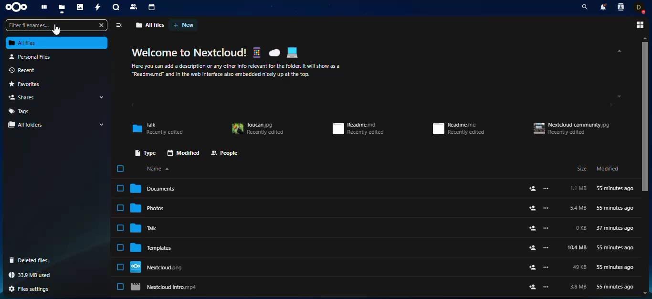 The width and height of the screenshot is (652, 299). What do you see at coordinates (134, 7) in the screenshot?
I see `contact` at bounding box center [134, 7].